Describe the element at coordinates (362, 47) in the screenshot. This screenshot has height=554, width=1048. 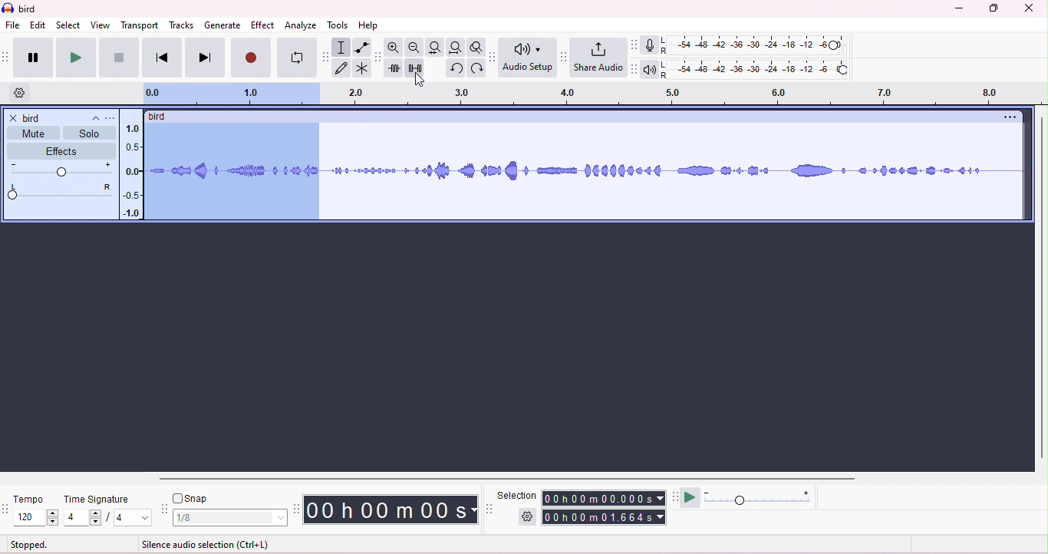
I see `envelop` at that location.